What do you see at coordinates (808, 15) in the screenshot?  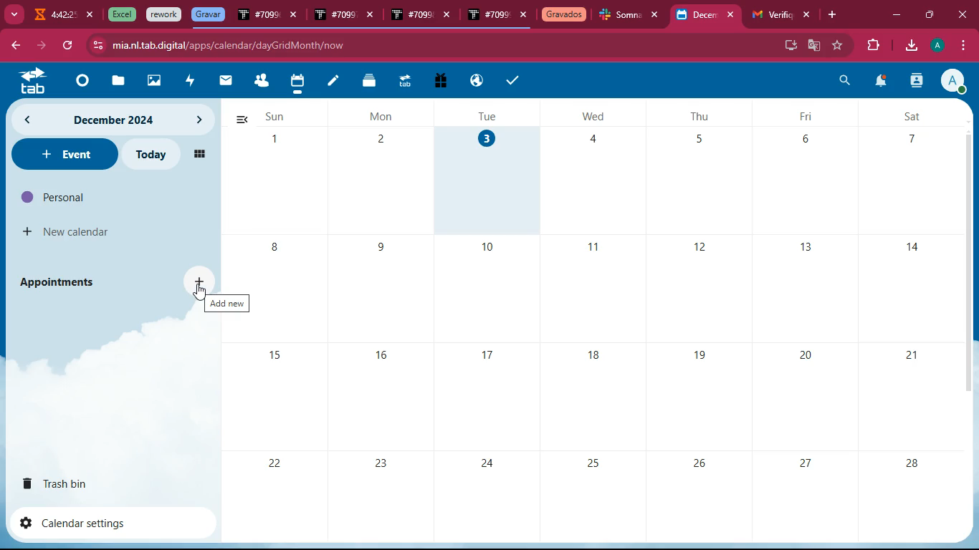 I see `close` at bounding box center [808, 15].